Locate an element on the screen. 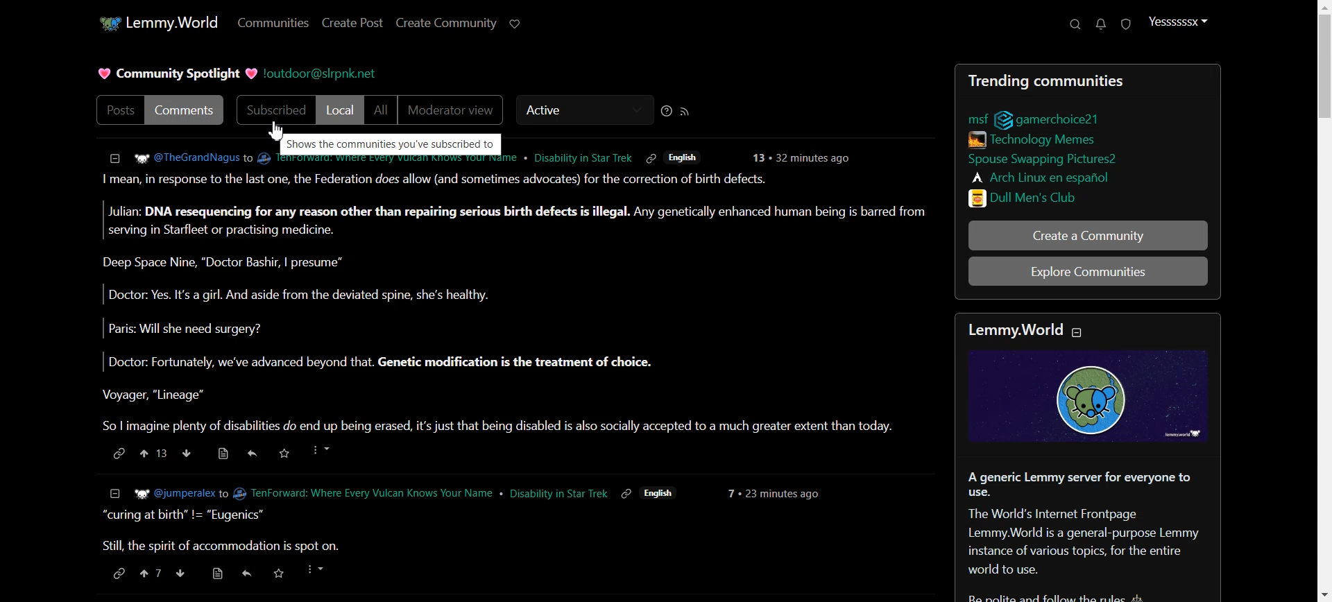  Unread Report is located at coordinates (1127, 25).